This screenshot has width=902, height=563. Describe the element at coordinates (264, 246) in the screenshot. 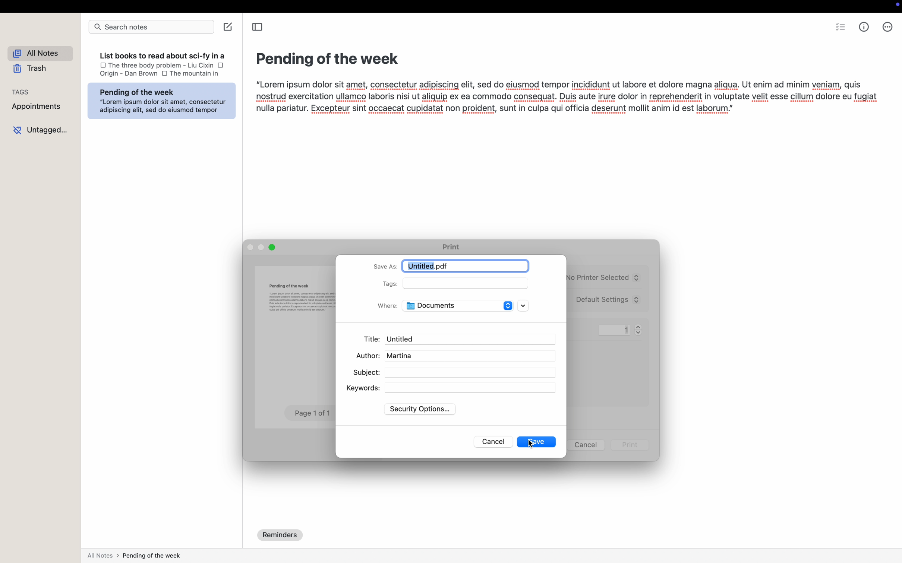

I see `minimize popup` at that location.